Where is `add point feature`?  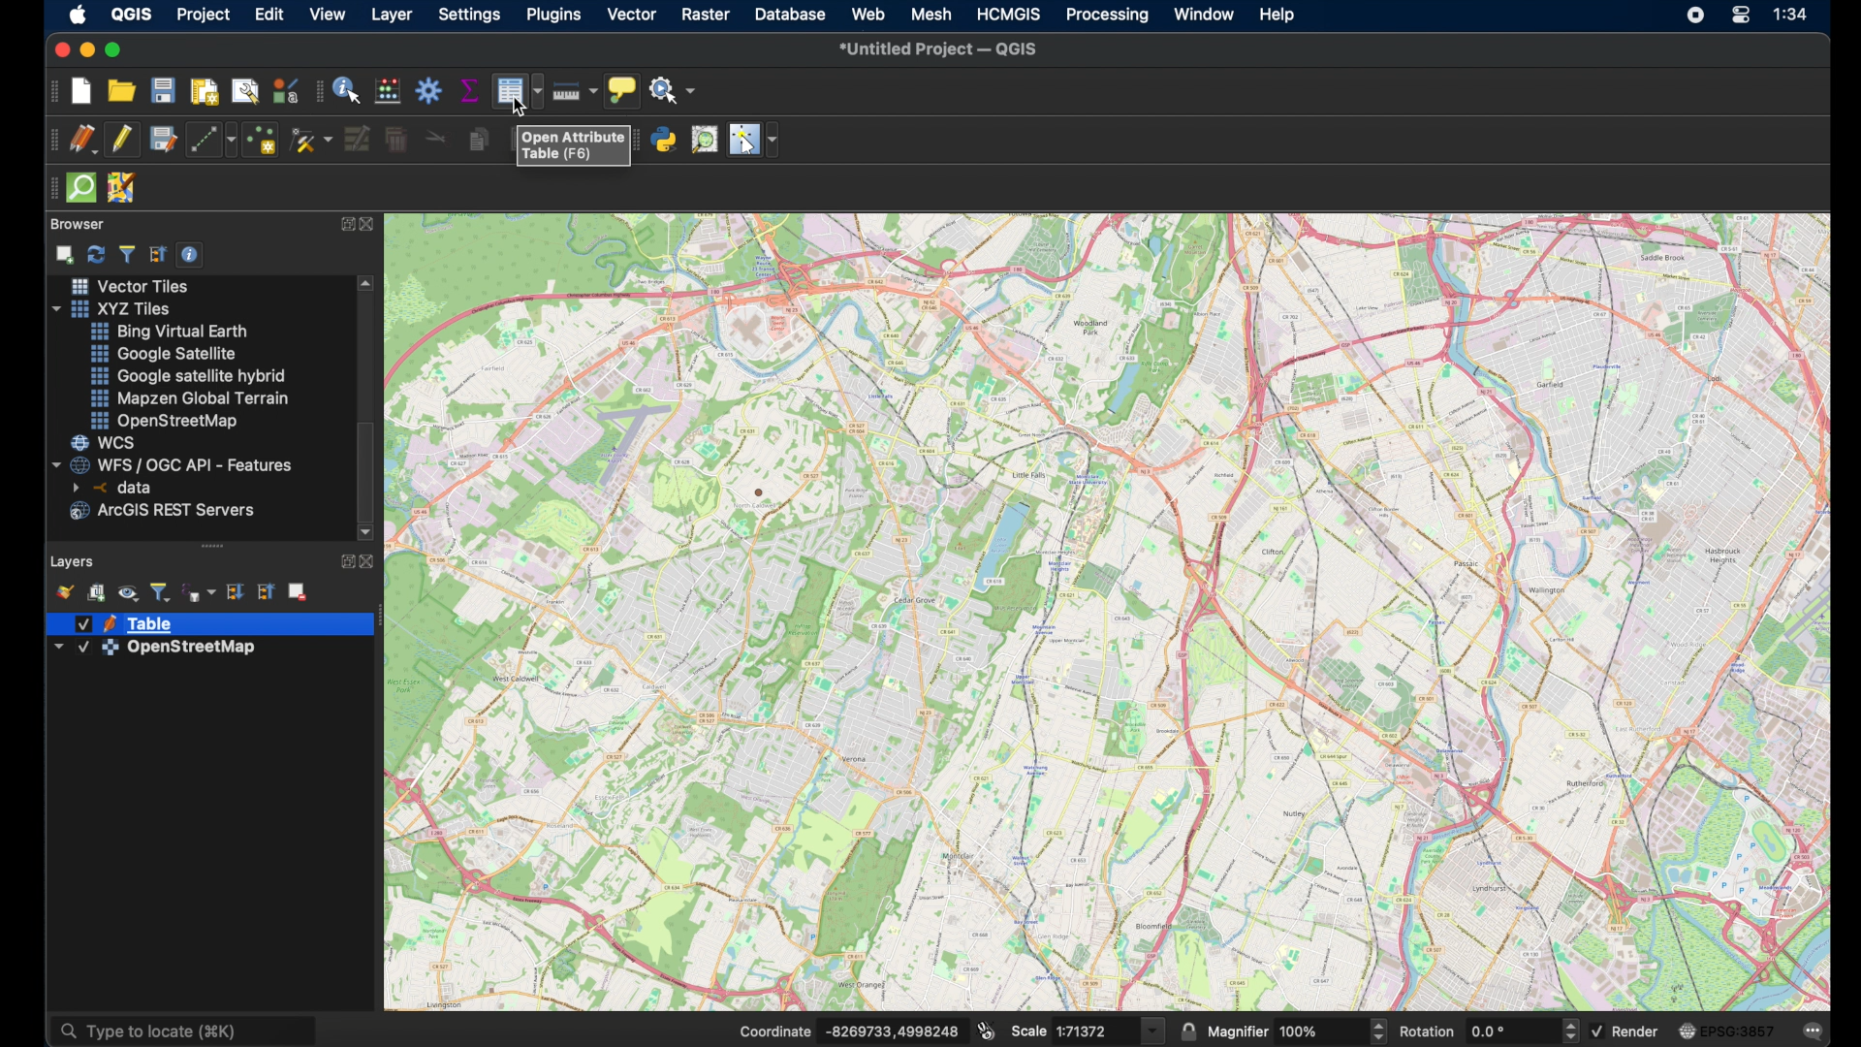
add point feature is located at coordinates (259, 139).